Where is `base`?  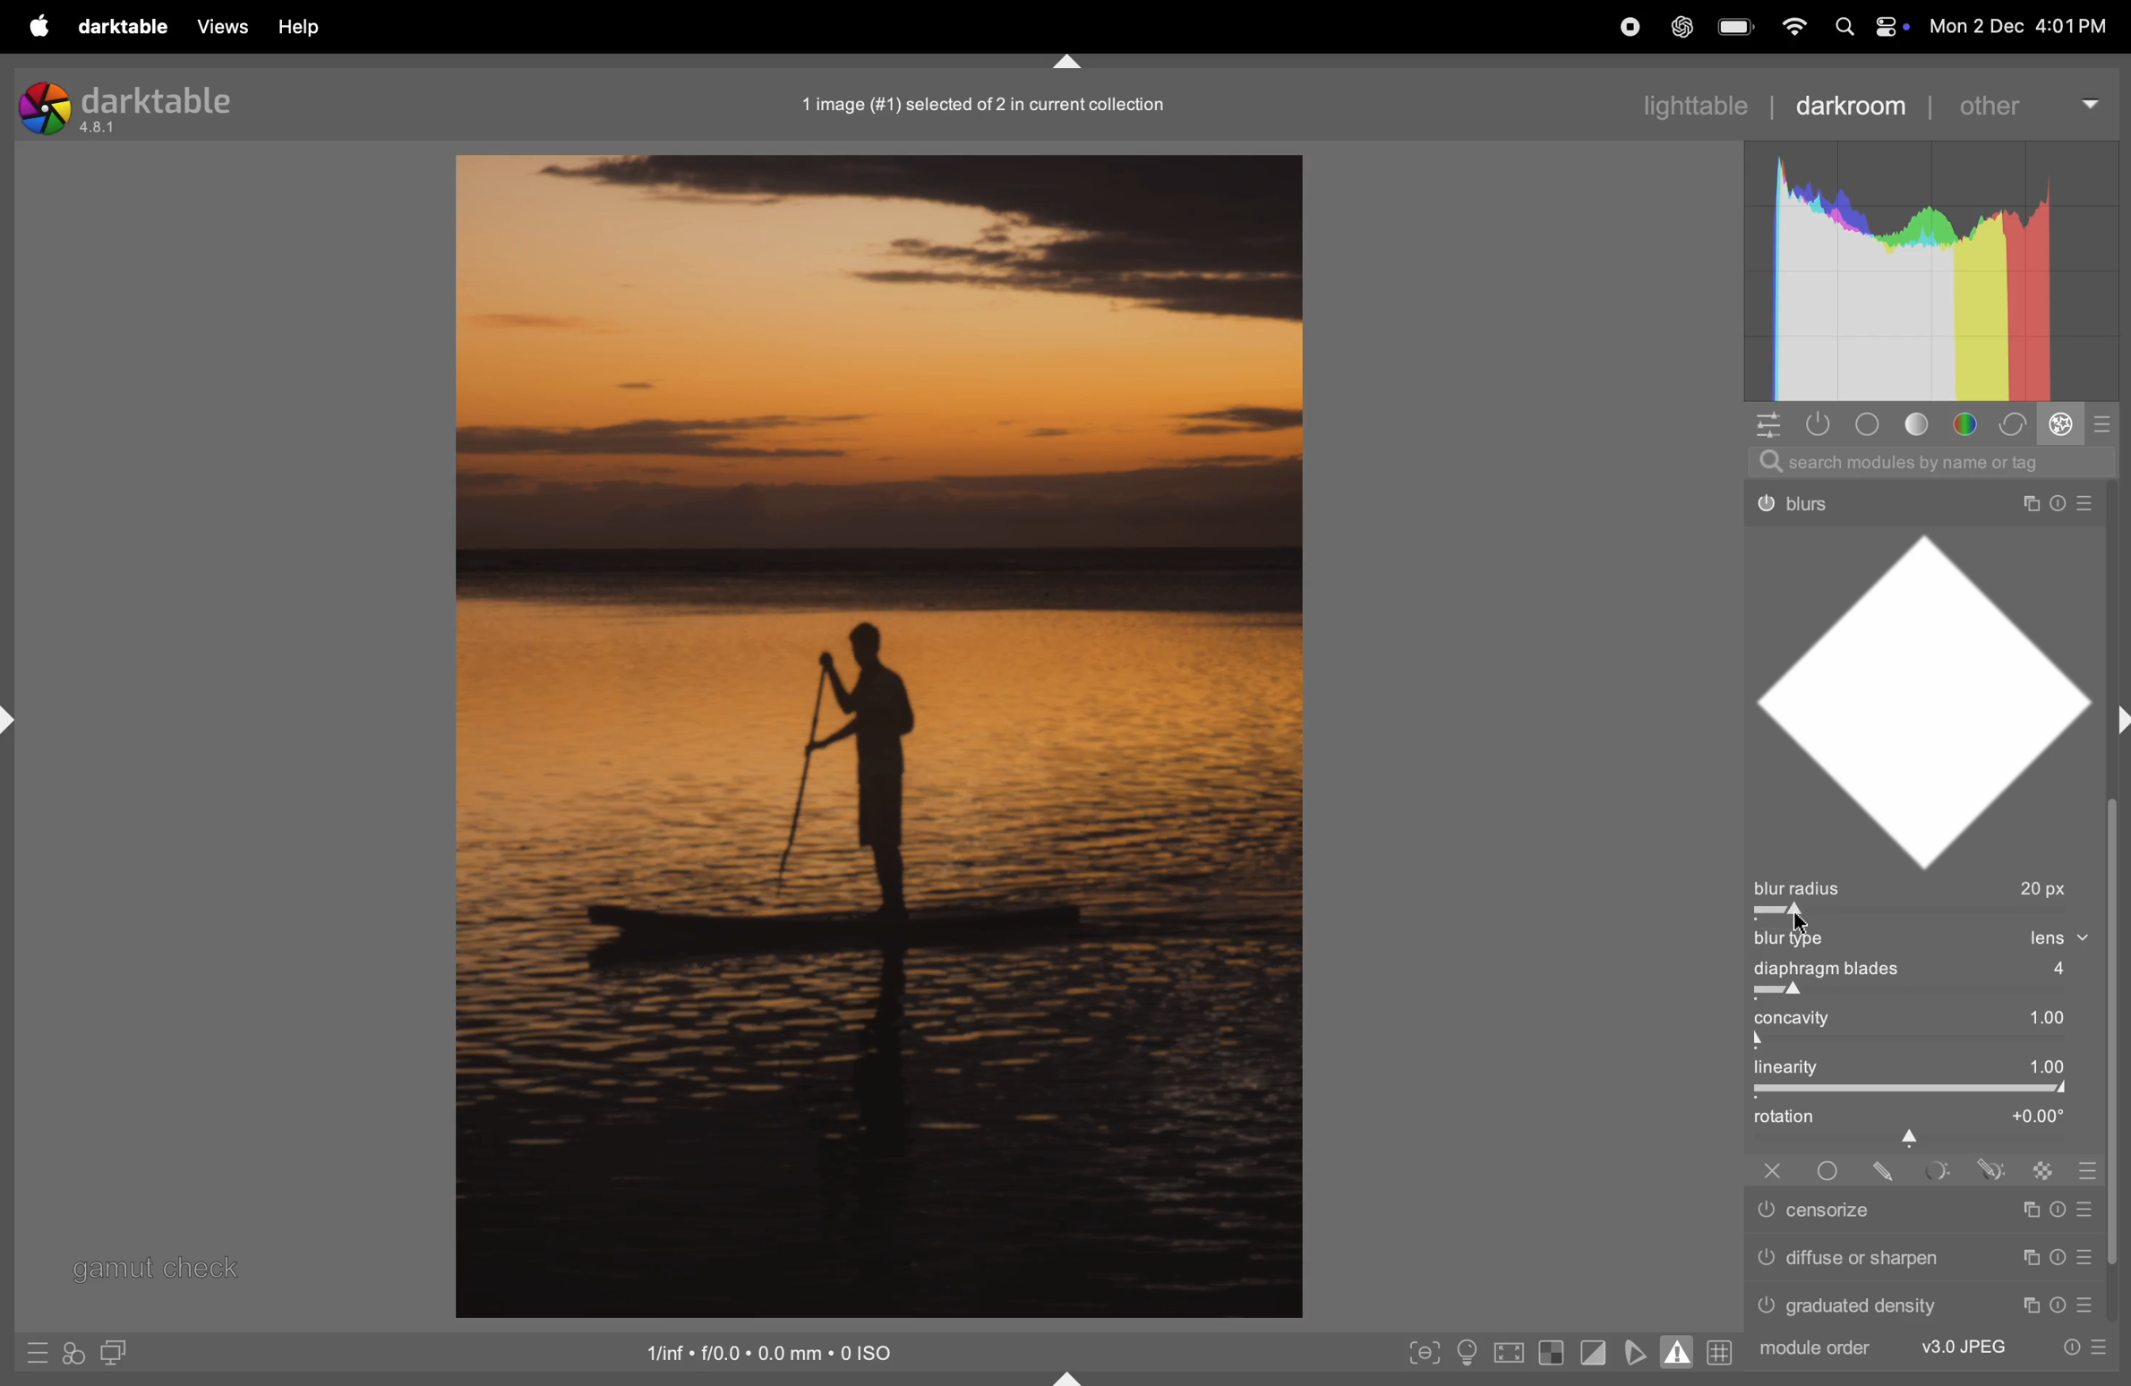 base is located at coordinates (1873, 423).